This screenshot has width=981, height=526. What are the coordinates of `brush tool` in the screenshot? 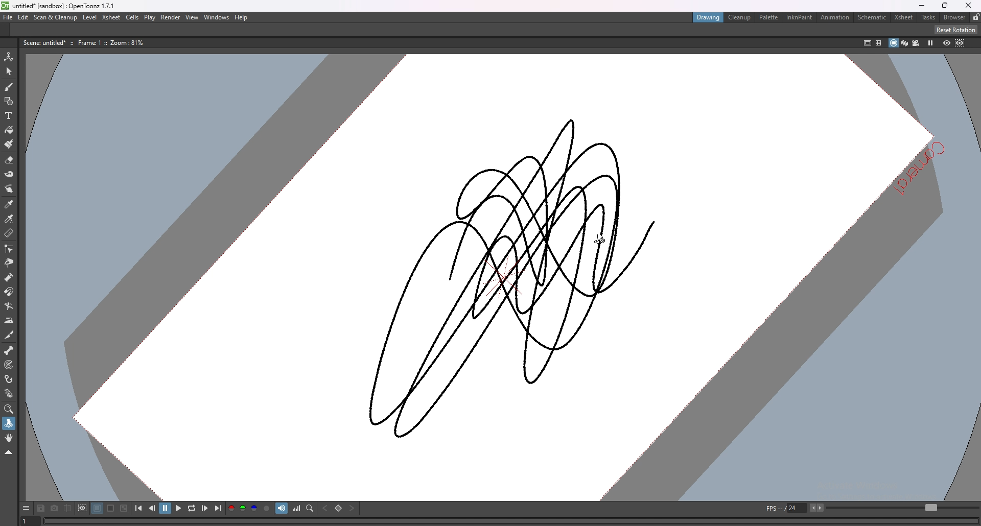 It's located at (9, 86).